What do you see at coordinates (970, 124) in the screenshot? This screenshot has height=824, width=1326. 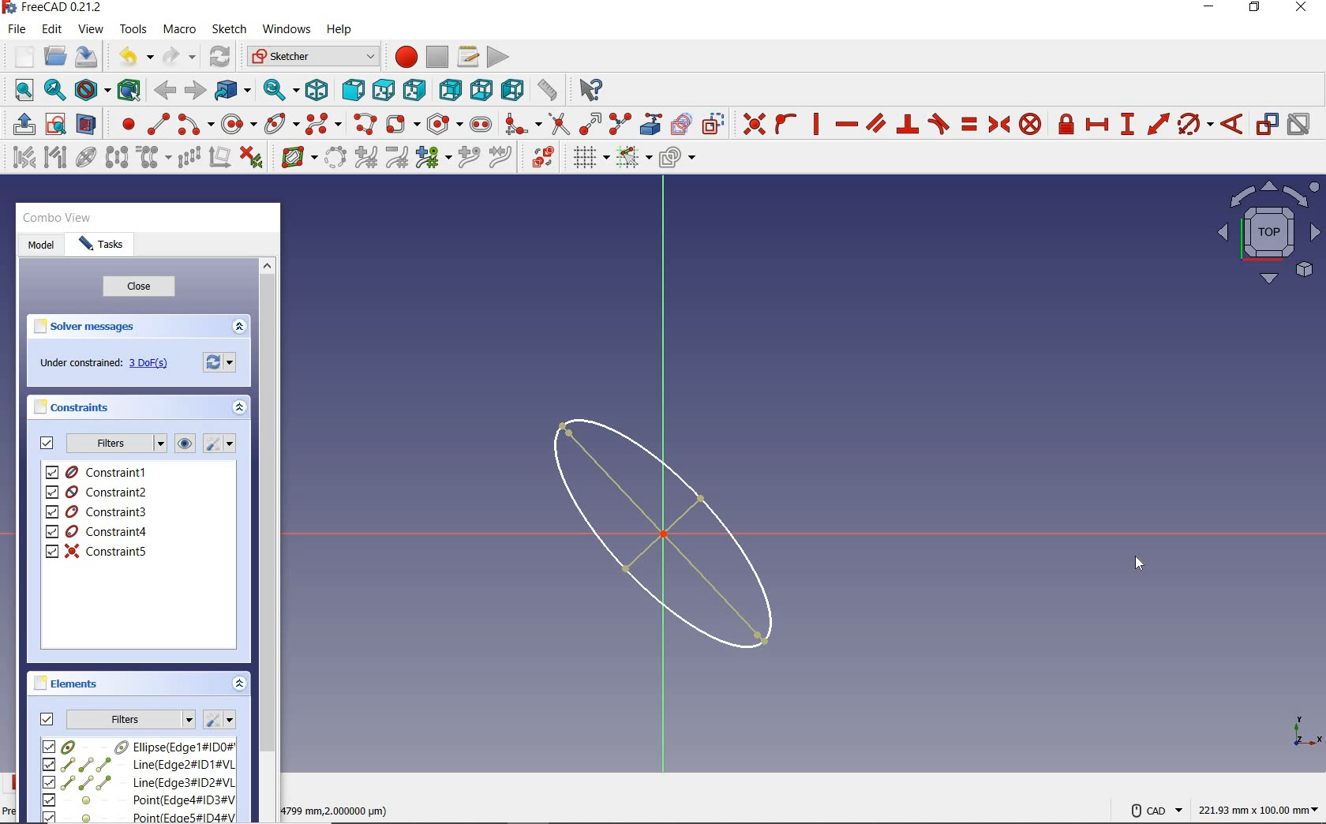 I see `constrain equal` at bounding box center [970, 124].